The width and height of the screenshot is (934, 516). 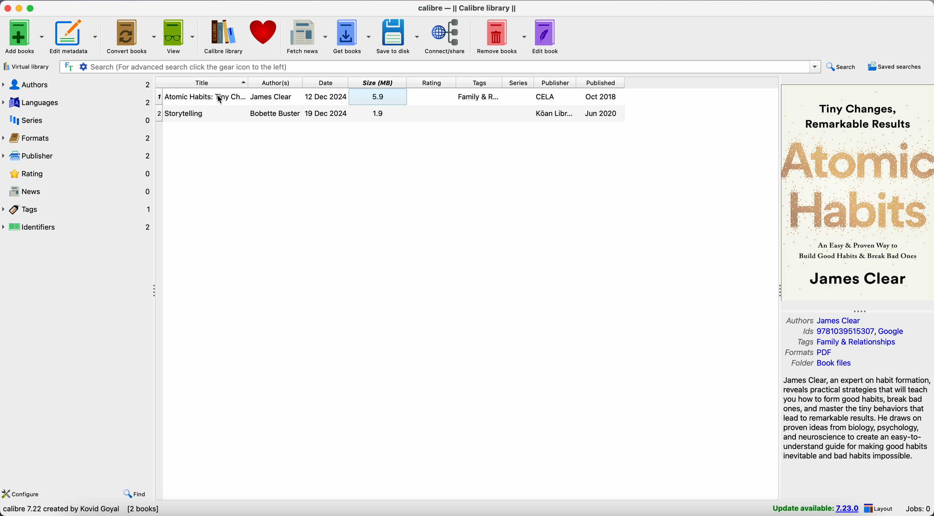 I want to click on Jobs: 0, so click(x=918, y=509).